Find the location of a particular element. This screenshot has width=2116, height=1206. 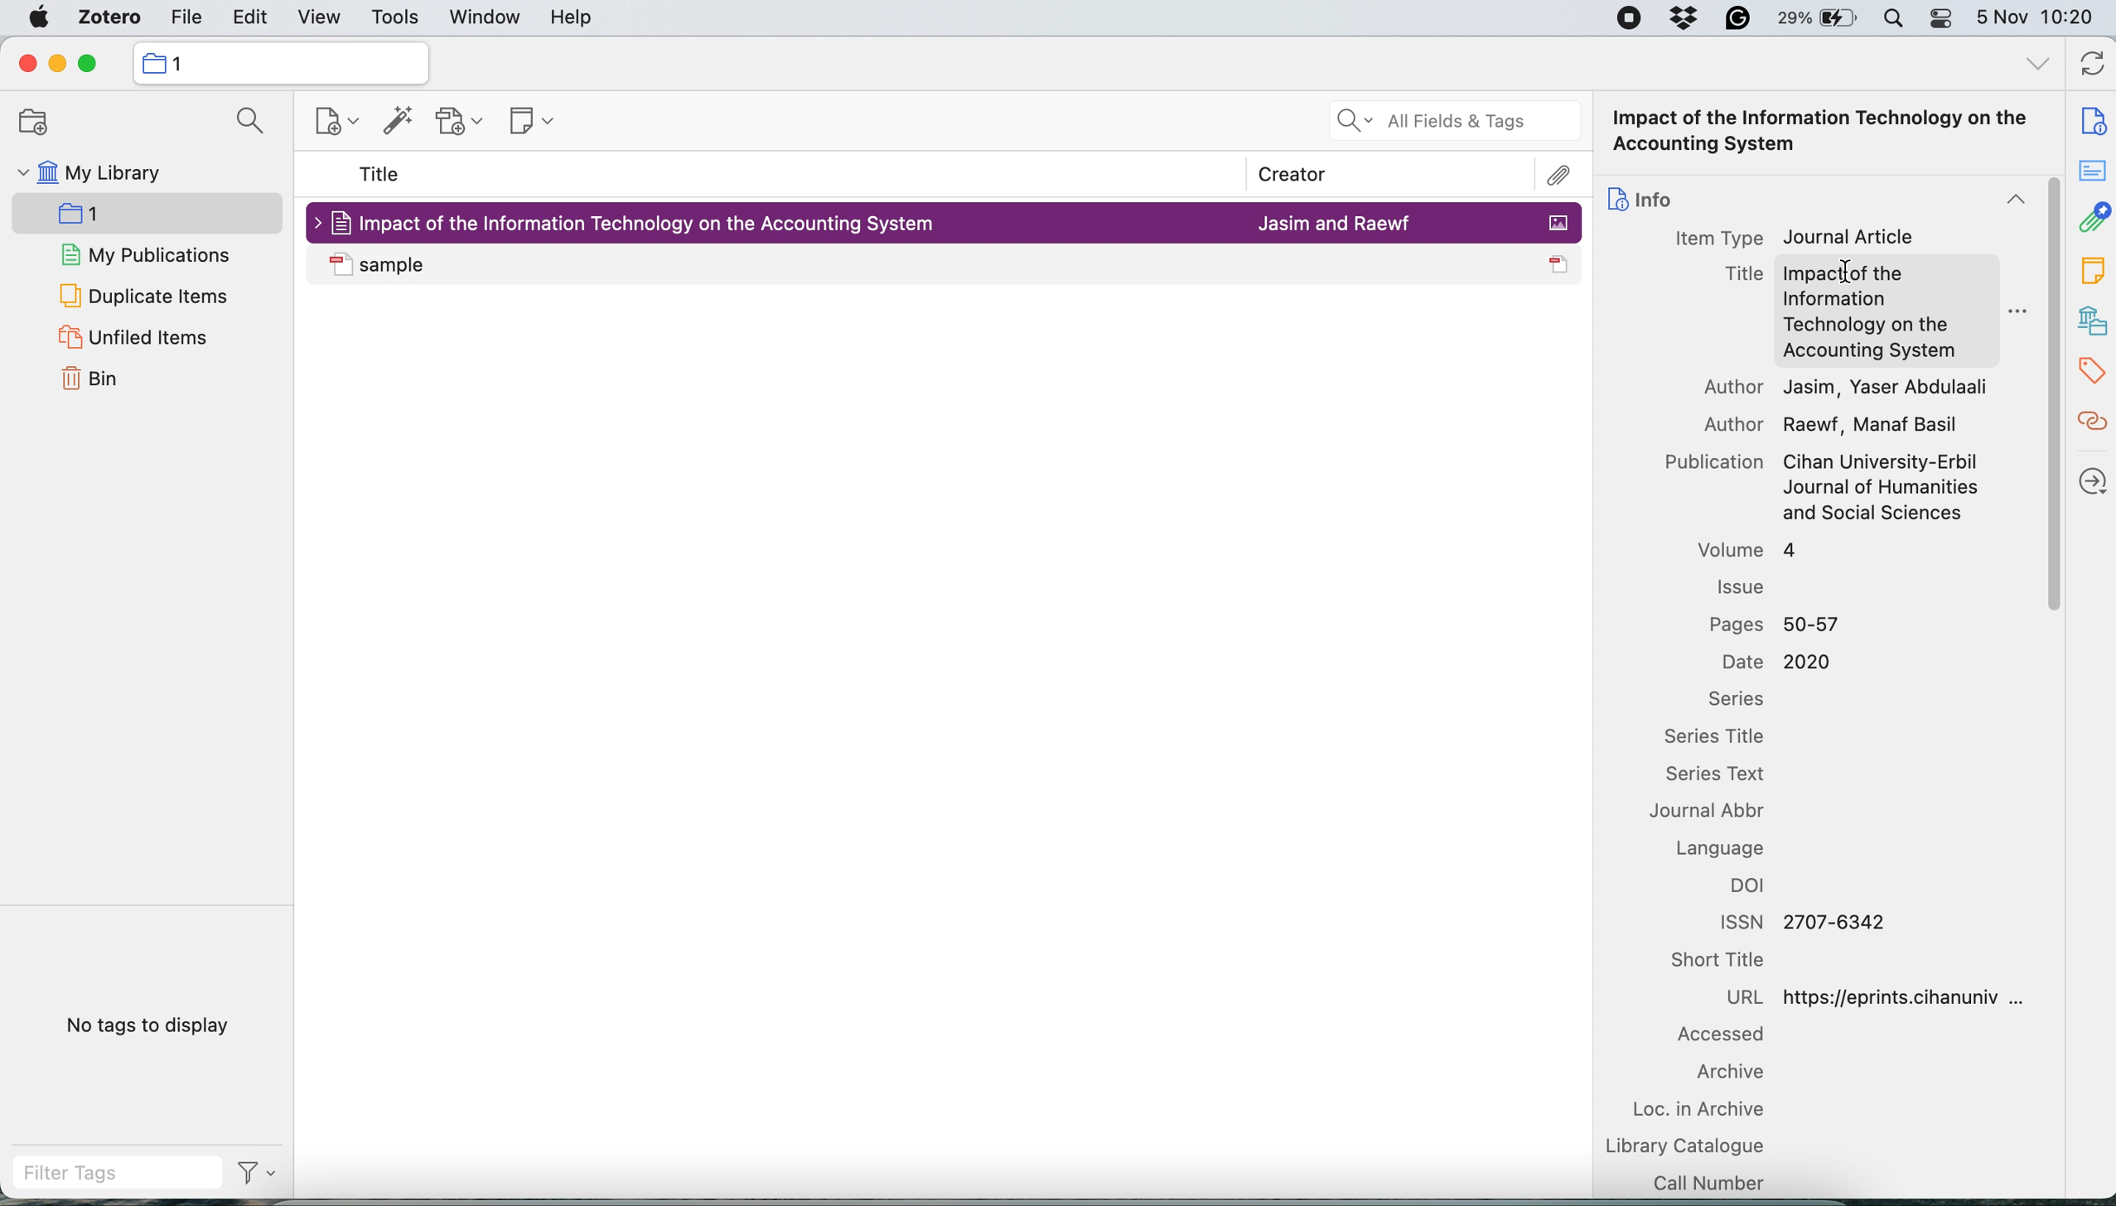

volume 4 is located at coordinates (1750, 548).